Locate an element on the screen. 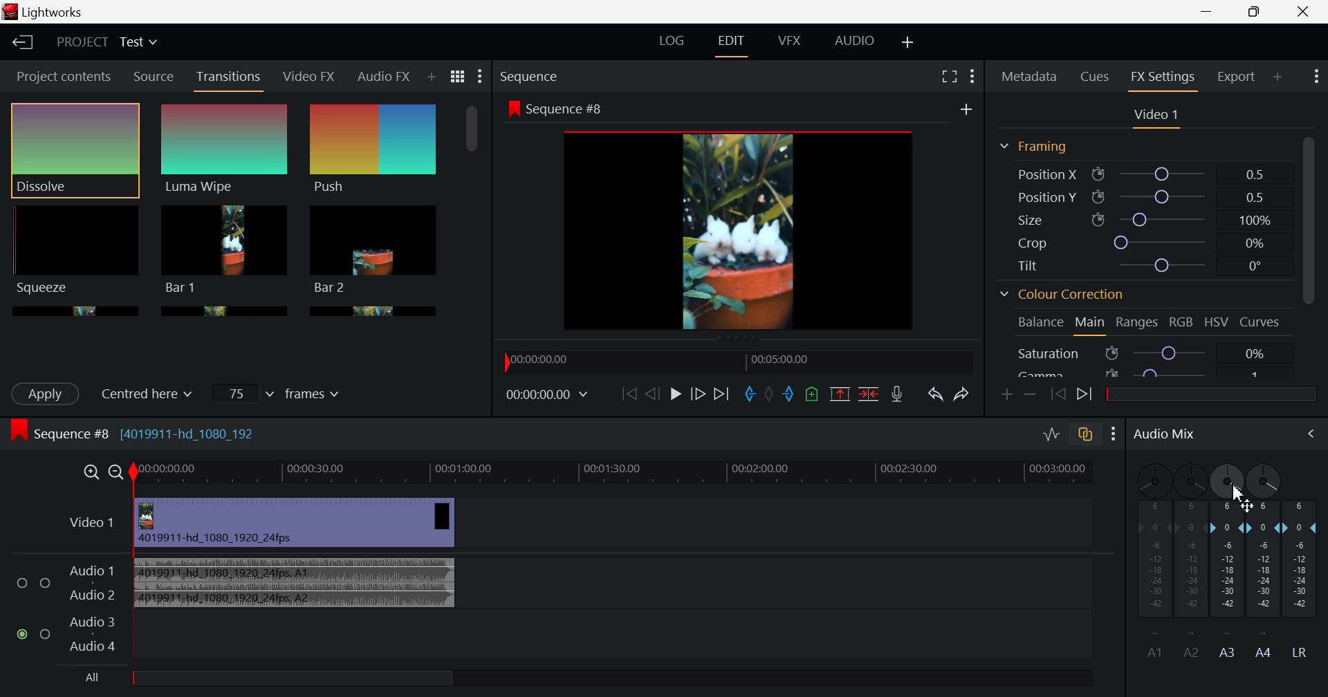 This screenshot has width=1328, height=697. Crop is located at coordinates (1144, 241).